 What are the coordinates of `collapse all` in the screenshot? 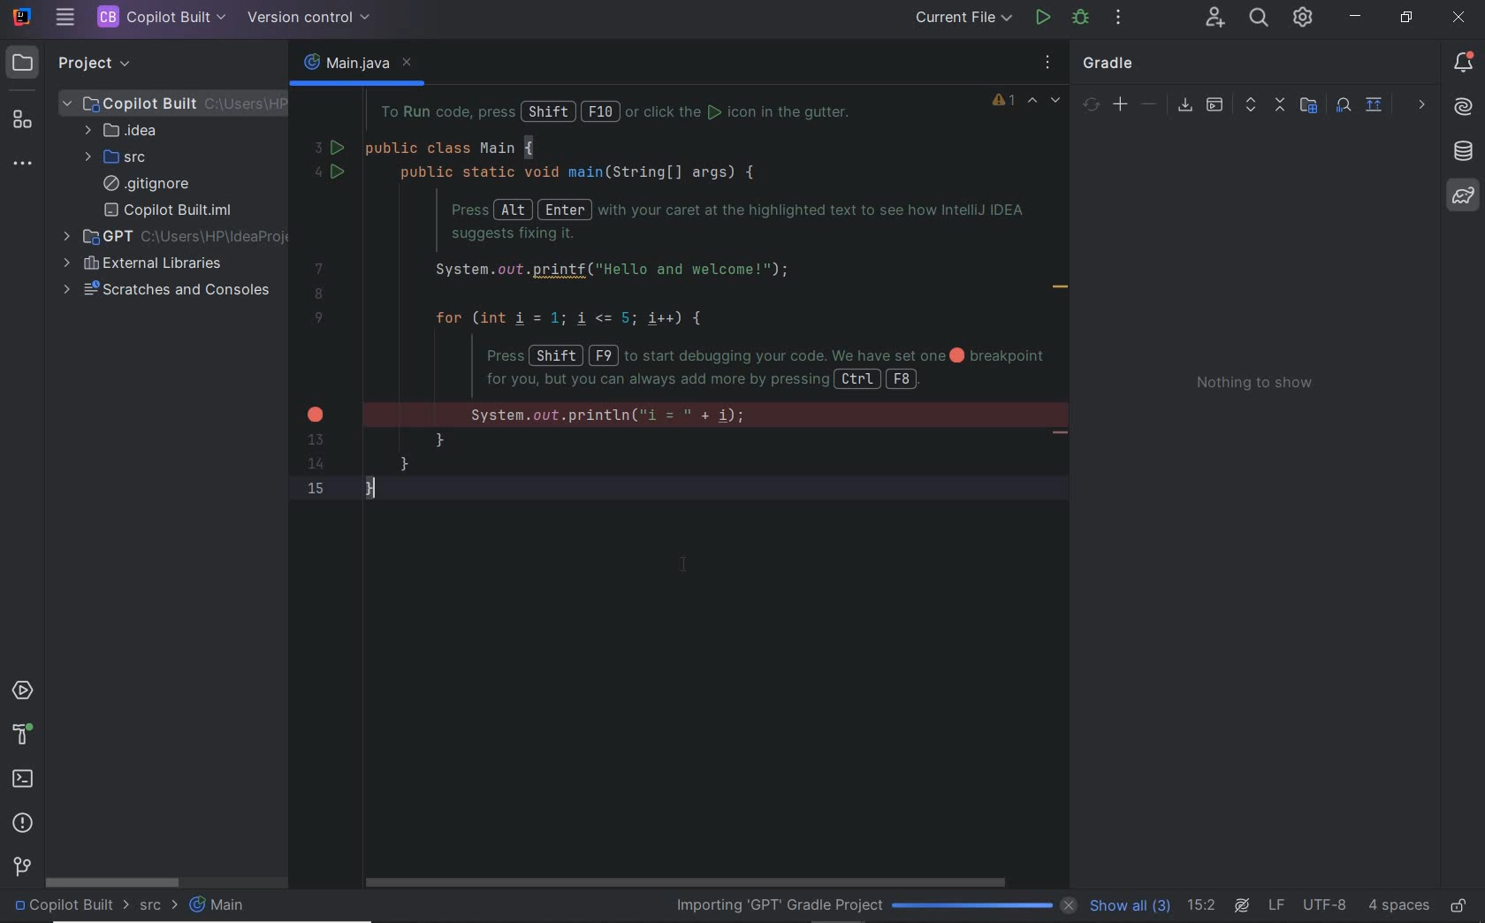 It's located at (1282, 106).